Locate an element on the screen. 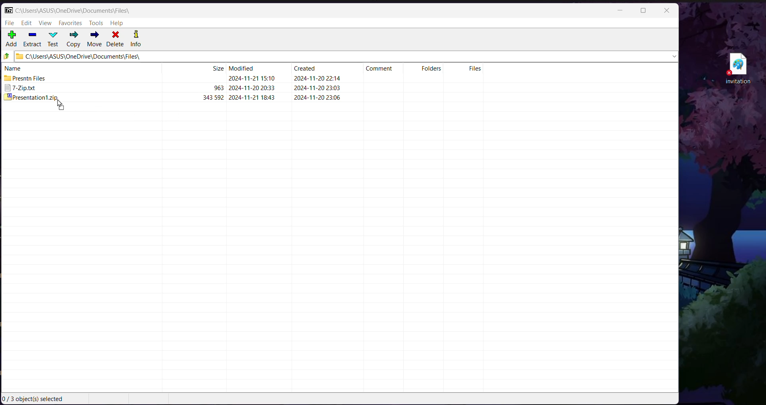 This screenshot has height=405, width=766. Tools is located at coordinates (96, 23).